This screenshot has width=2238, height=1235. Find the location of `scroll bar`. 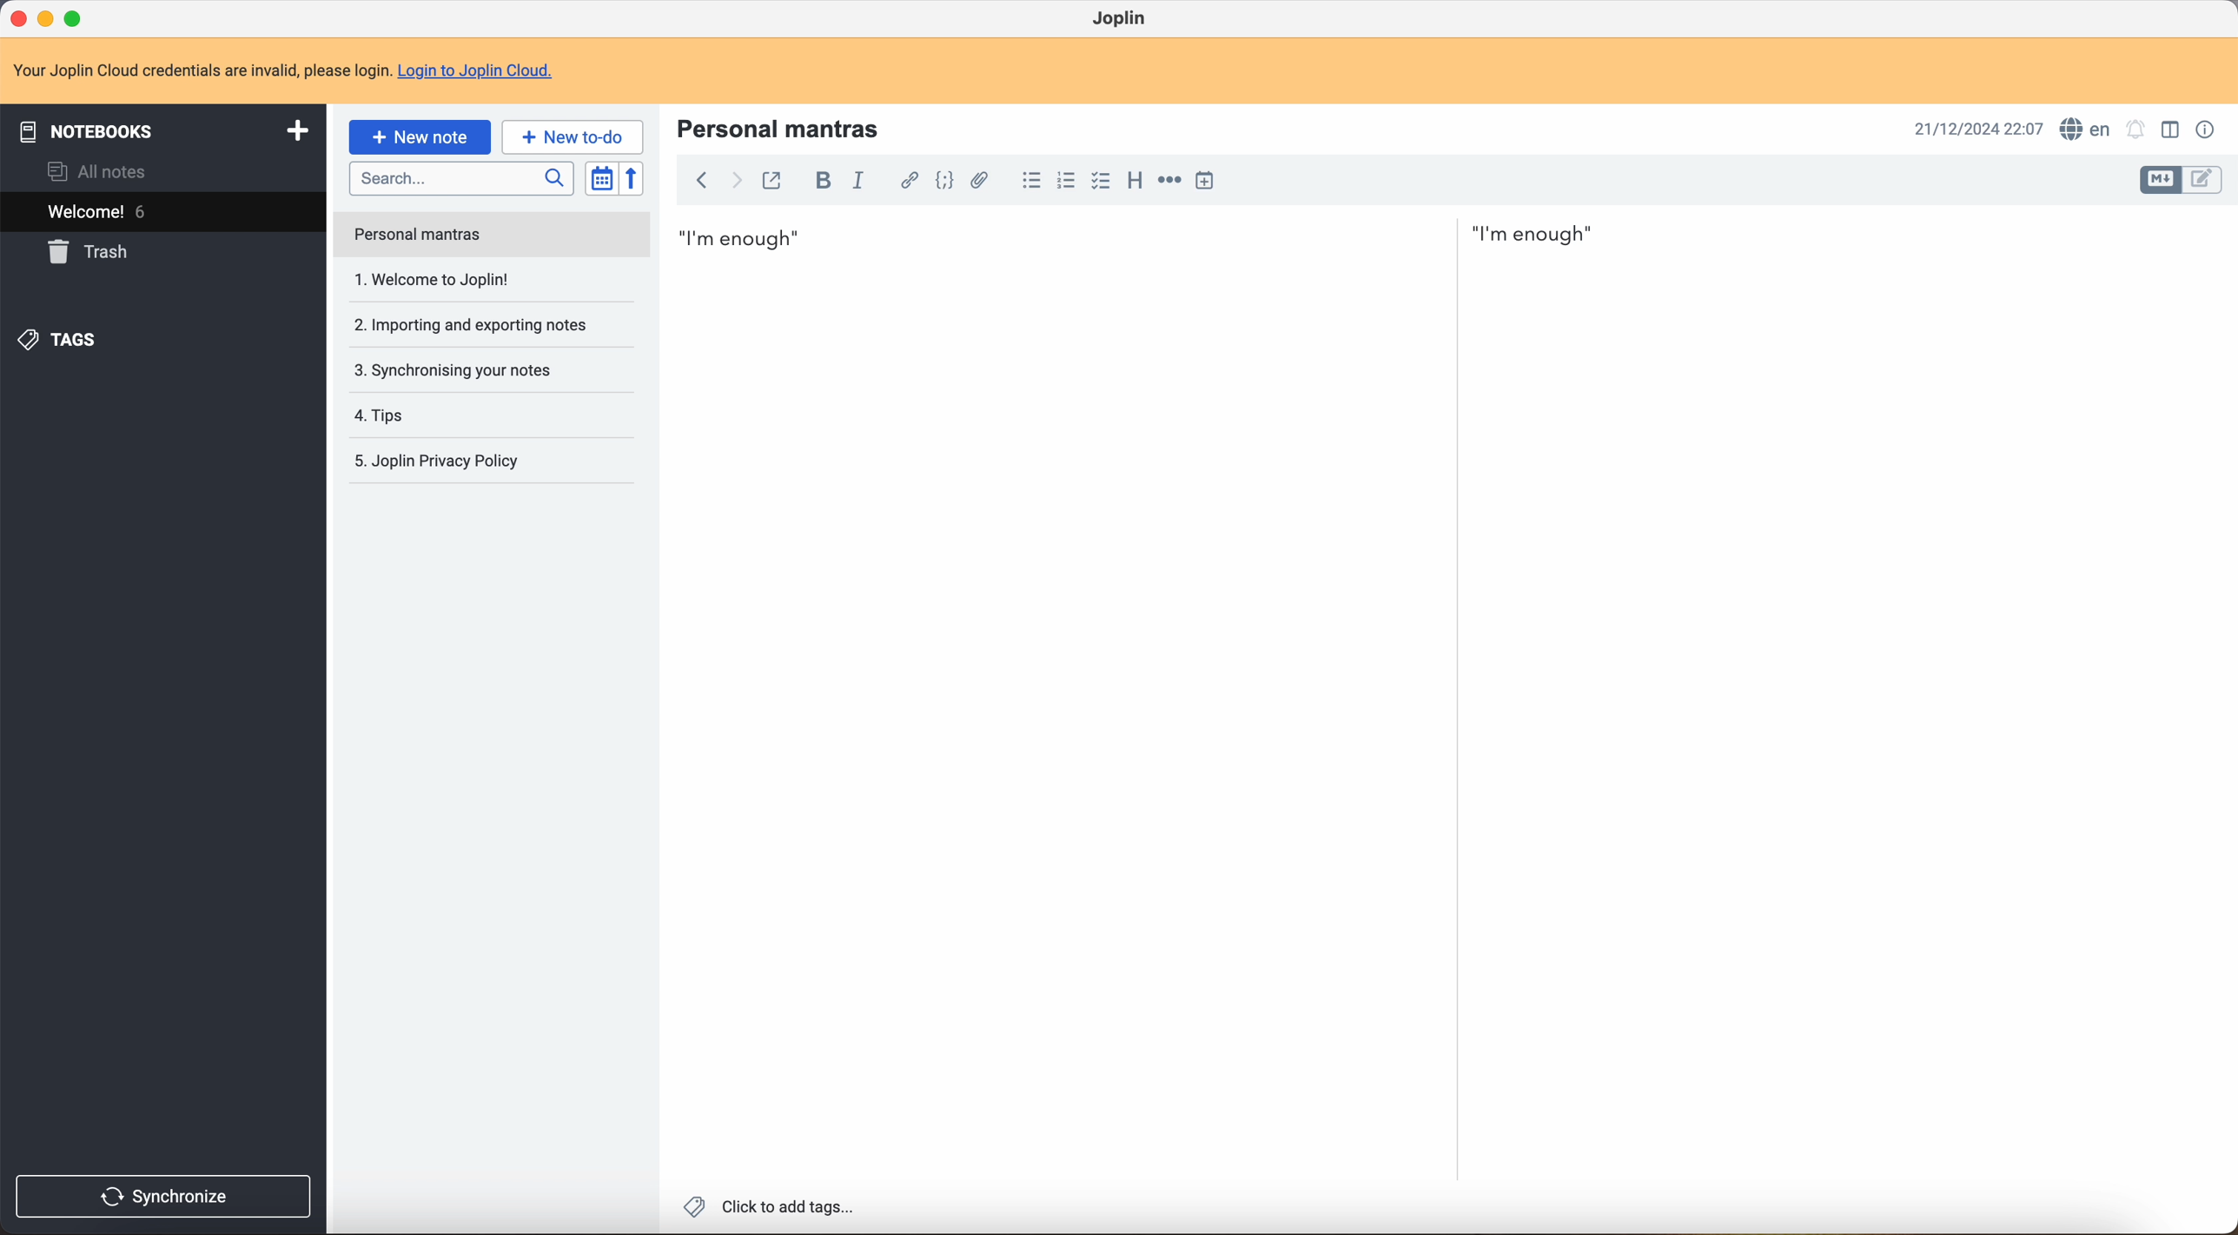

scroll bar is located at coordinates (2224, 548).